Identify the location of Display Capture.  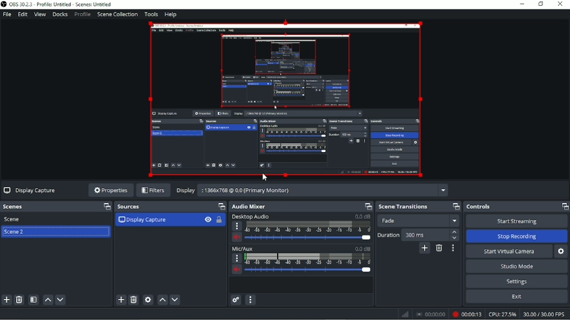
(30, 190).